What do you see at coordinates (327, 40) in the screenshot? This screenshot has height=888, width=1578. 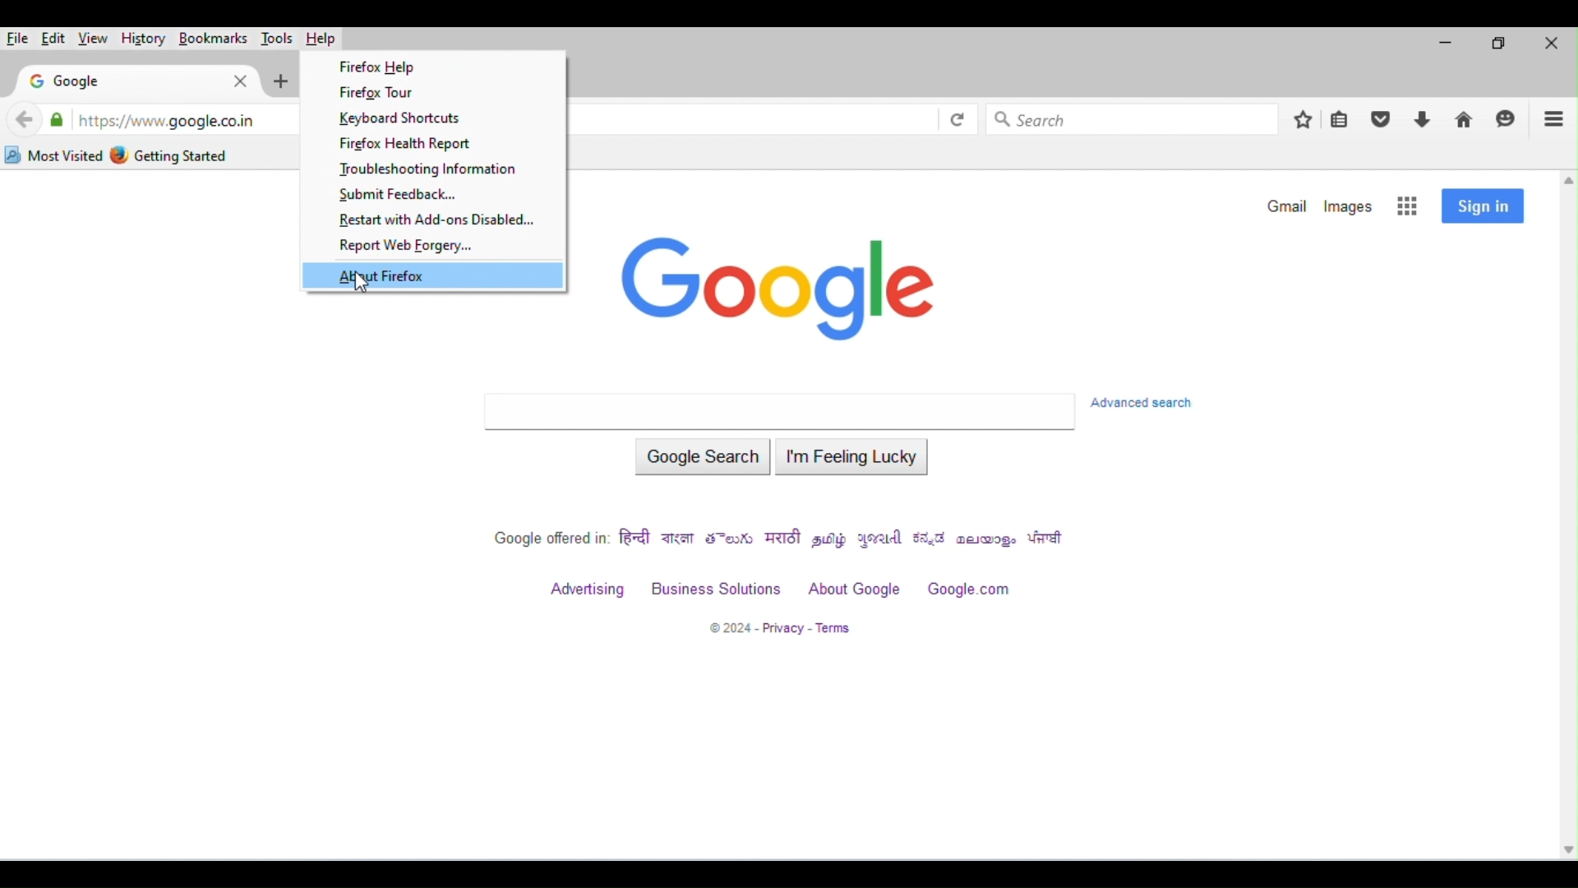 I see `help` at bounding box center [327, 40].